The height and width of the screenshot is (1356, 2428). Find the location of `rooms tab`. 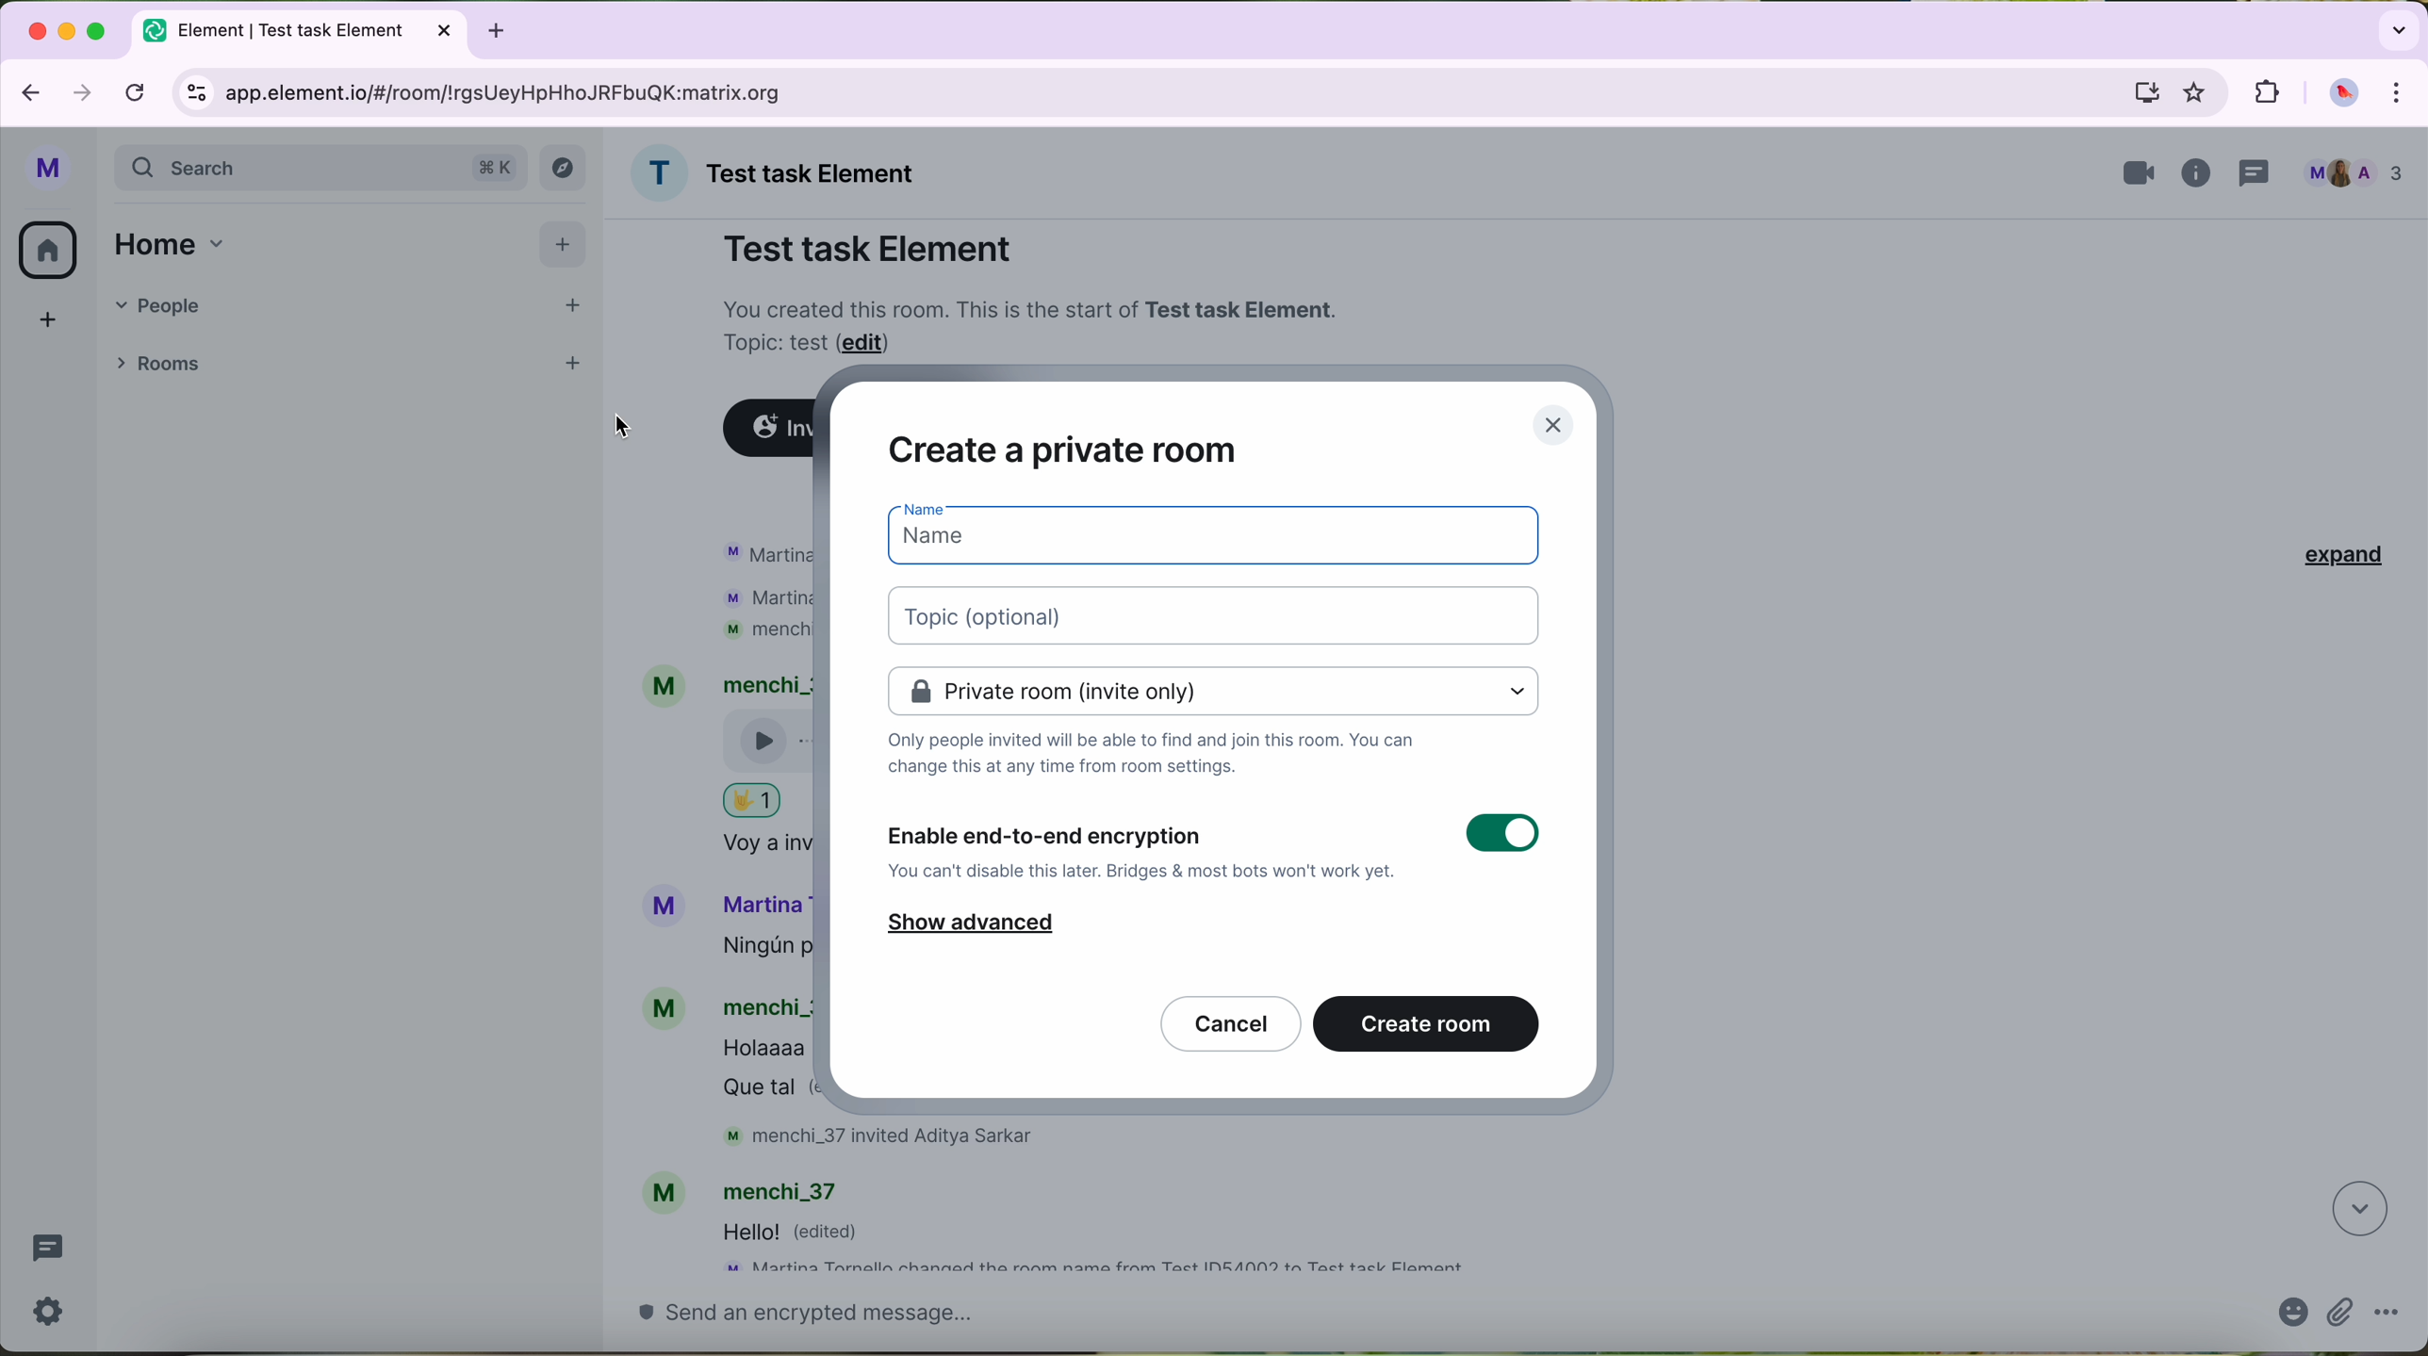

rooms tab is located at coordinates (164, 361).